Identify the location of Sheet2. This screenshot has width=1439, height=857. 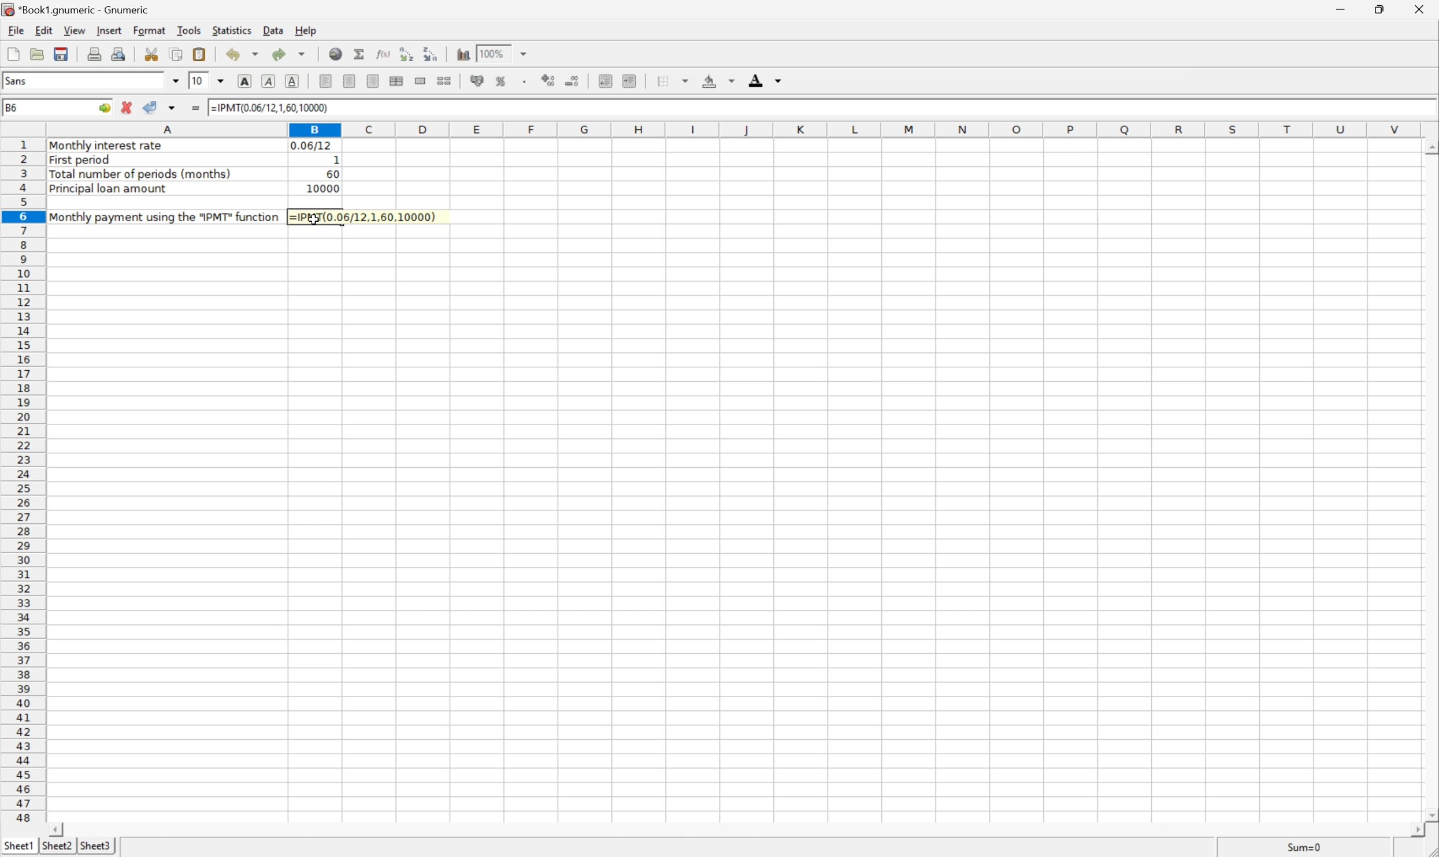
(58, 845).